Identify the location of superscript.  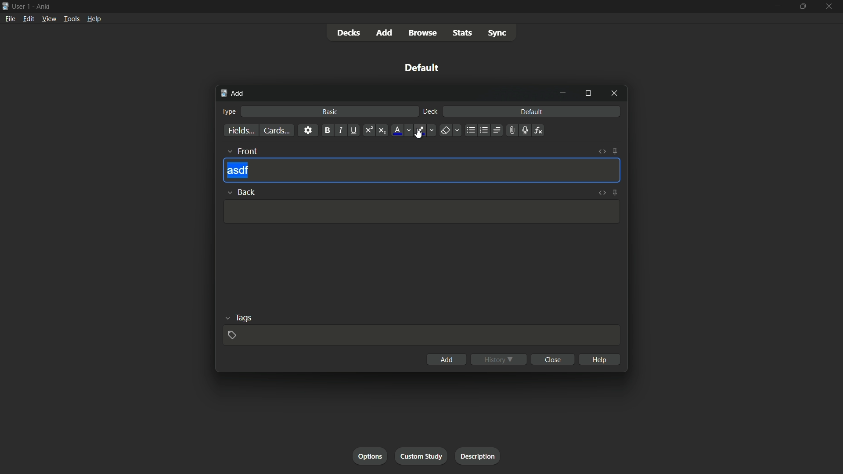
(368, 130).